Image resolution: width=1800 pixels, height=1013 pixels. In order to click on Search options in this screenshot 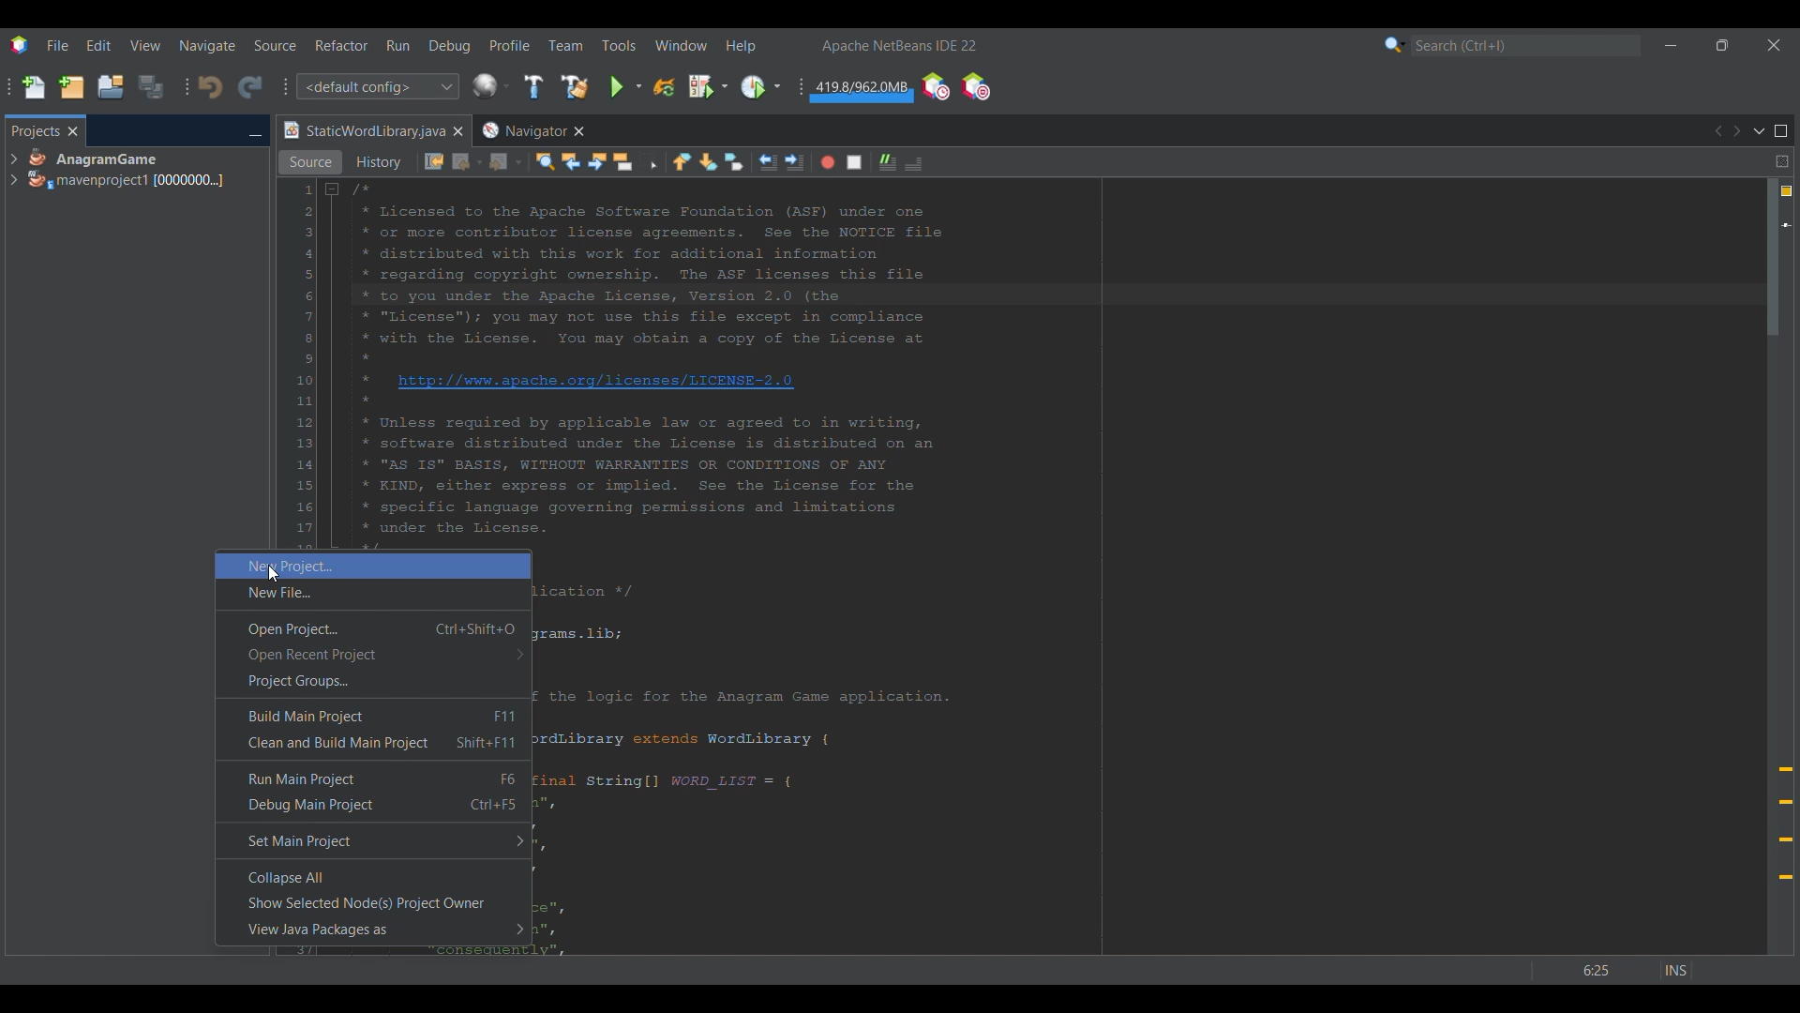, I will do `click(1395, 44)`.